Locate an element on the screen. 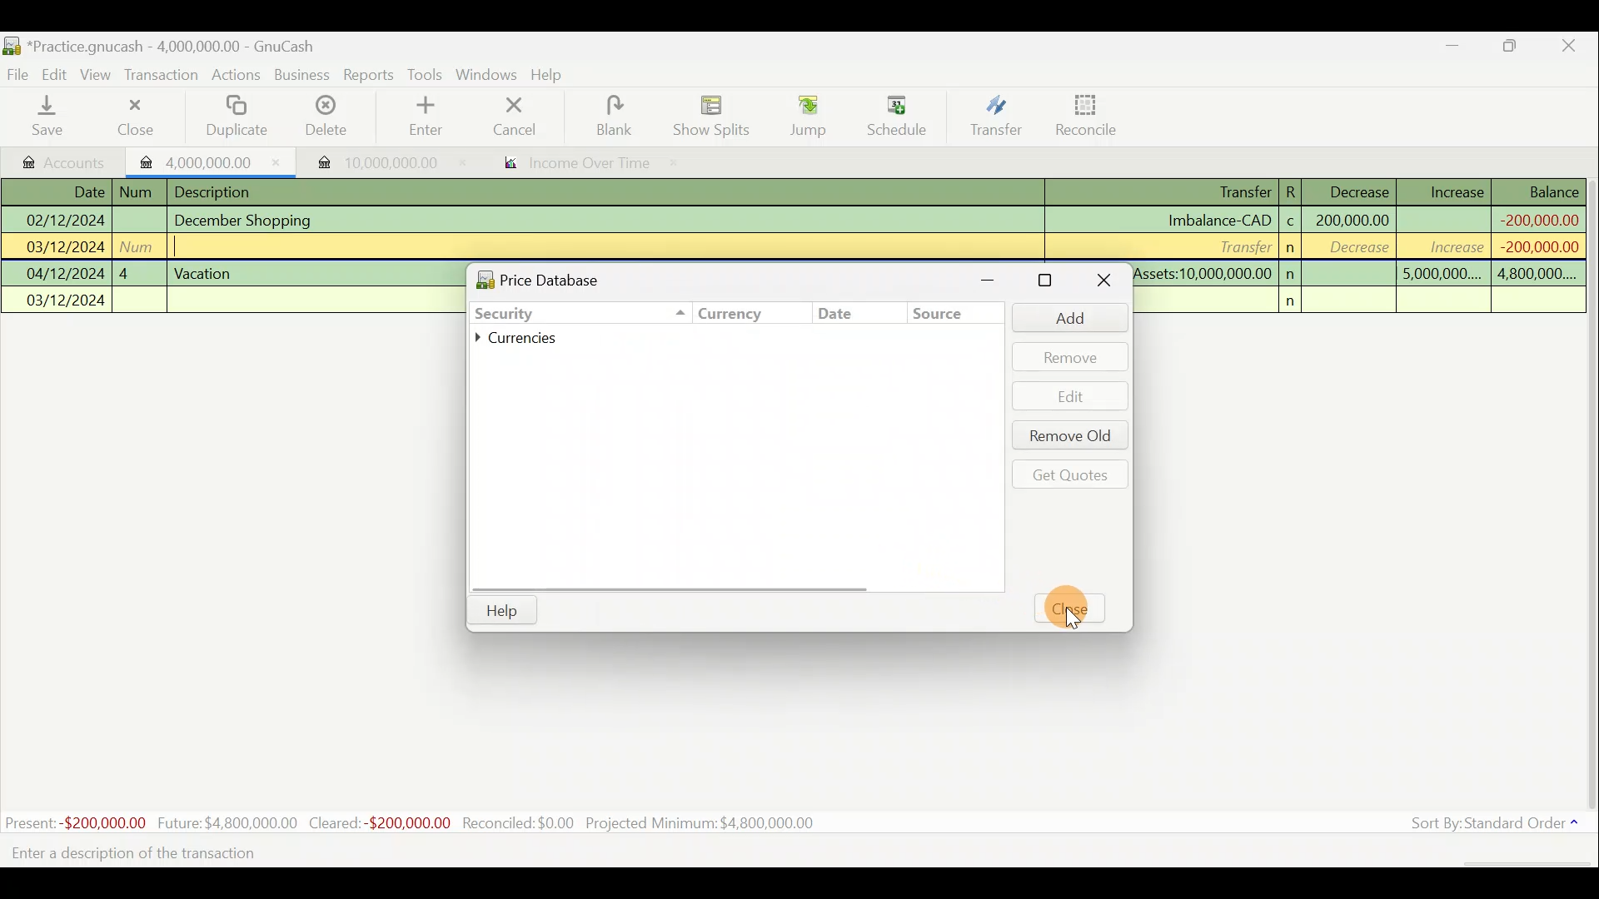 The height and width of the screenshot is (899, 1599). Business is located at coordinates (303, 75).